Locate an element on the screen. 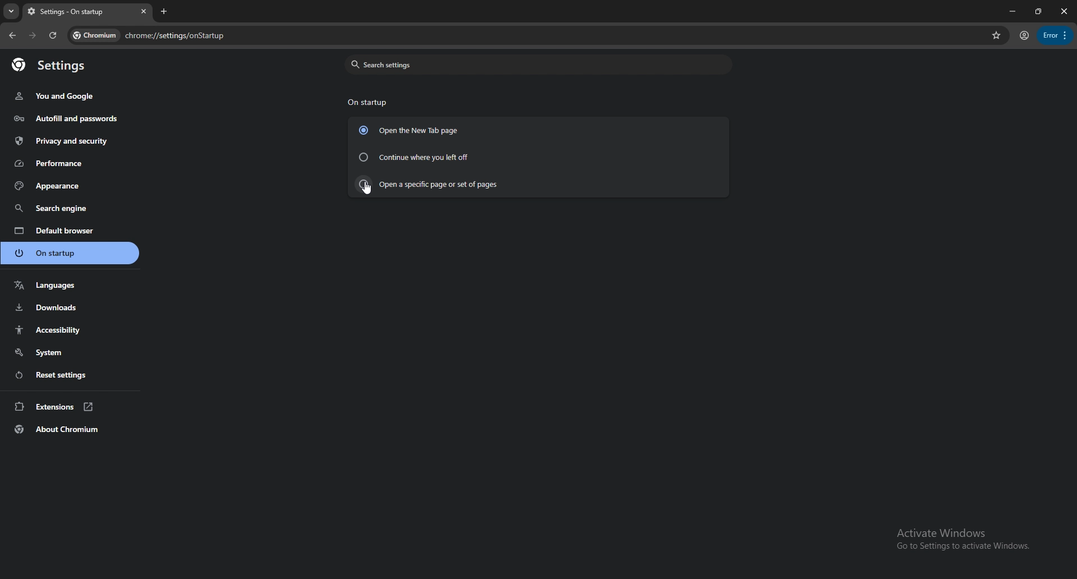 Image resolution: width=1077 pixels, height=579 pixels. minimize is located at coordinates (1010, 11).